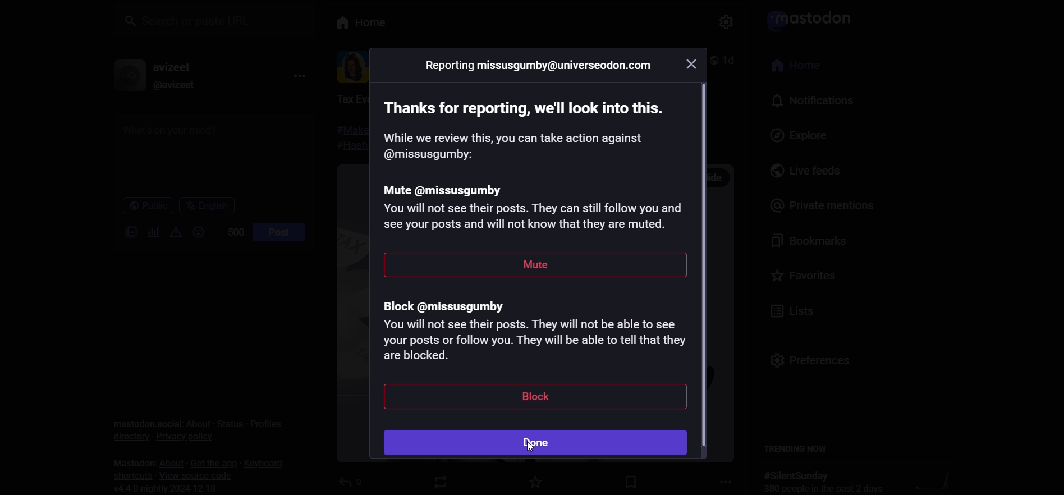  I want to click on done, so click(535, 441).